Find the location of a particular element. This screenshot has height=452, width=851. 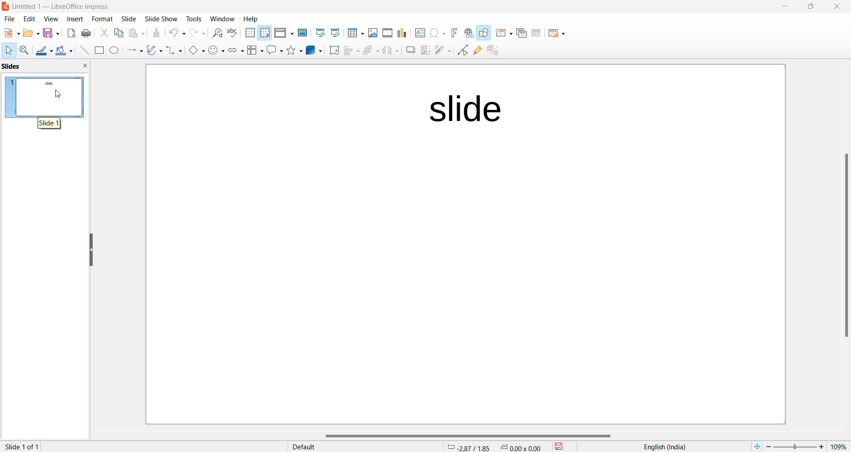

cursor location: -2.87/1.85 is located at coordinates (468, 447).